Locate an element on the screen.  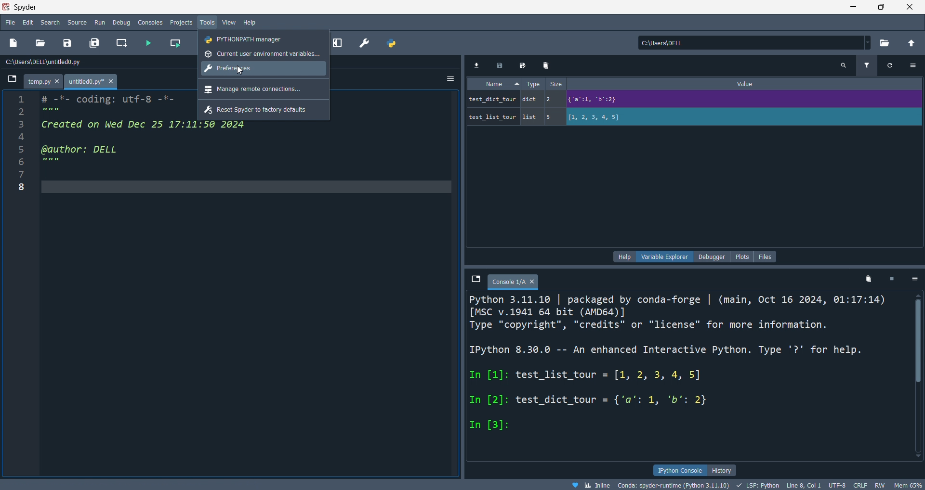
CRLF is located at coordinates (861, 485).